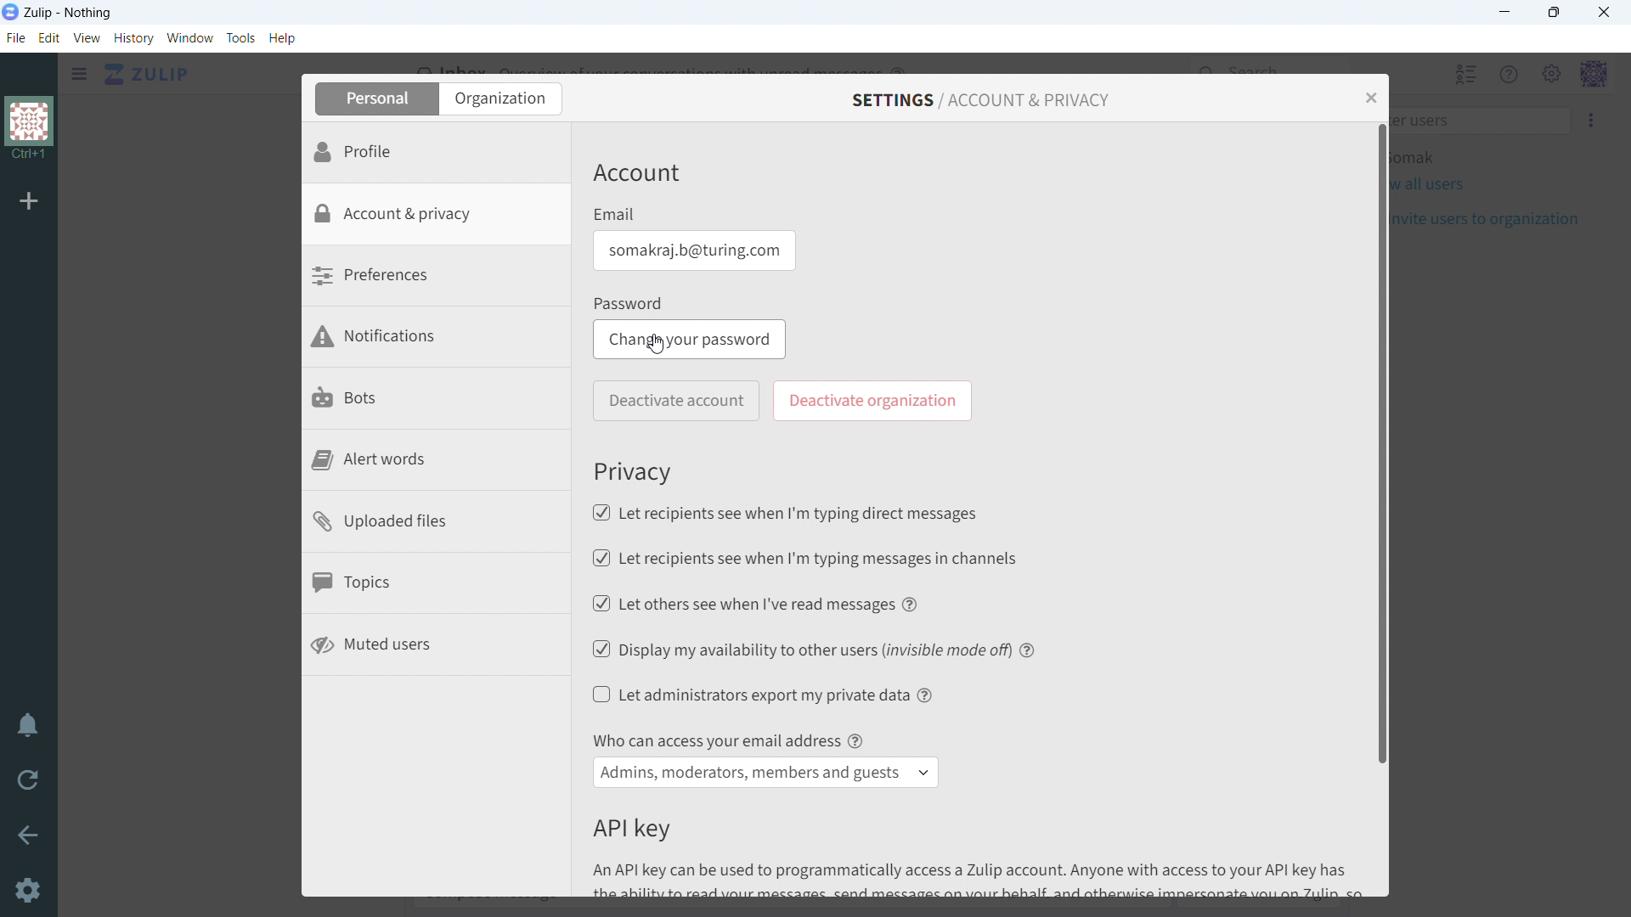  Describe the element at coordinates (635, 471) in the screenshot. I see `Privacy` at that location.